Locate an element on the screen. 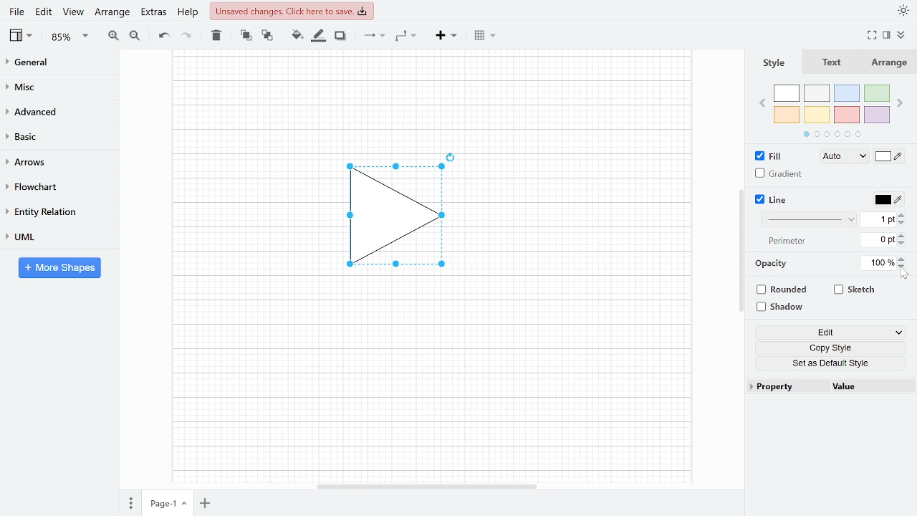 The image size is (917, 516). To front is located at coordinates (246, 35).